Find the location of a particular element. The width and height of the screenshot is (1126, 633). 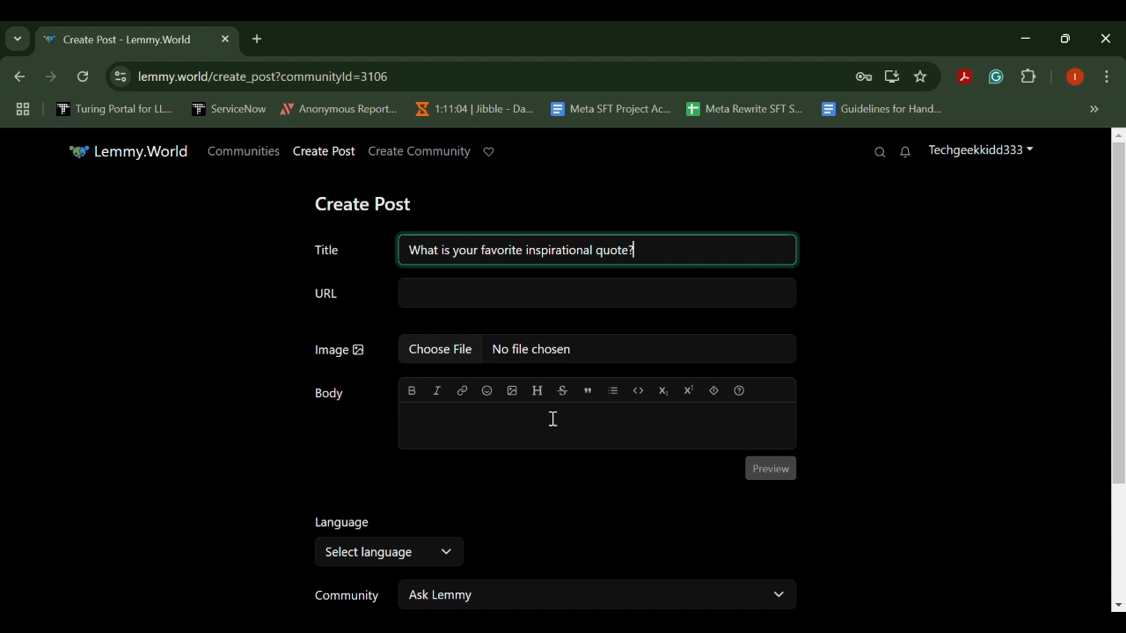

Scroll Bar is located at coordinates (1119, 368).